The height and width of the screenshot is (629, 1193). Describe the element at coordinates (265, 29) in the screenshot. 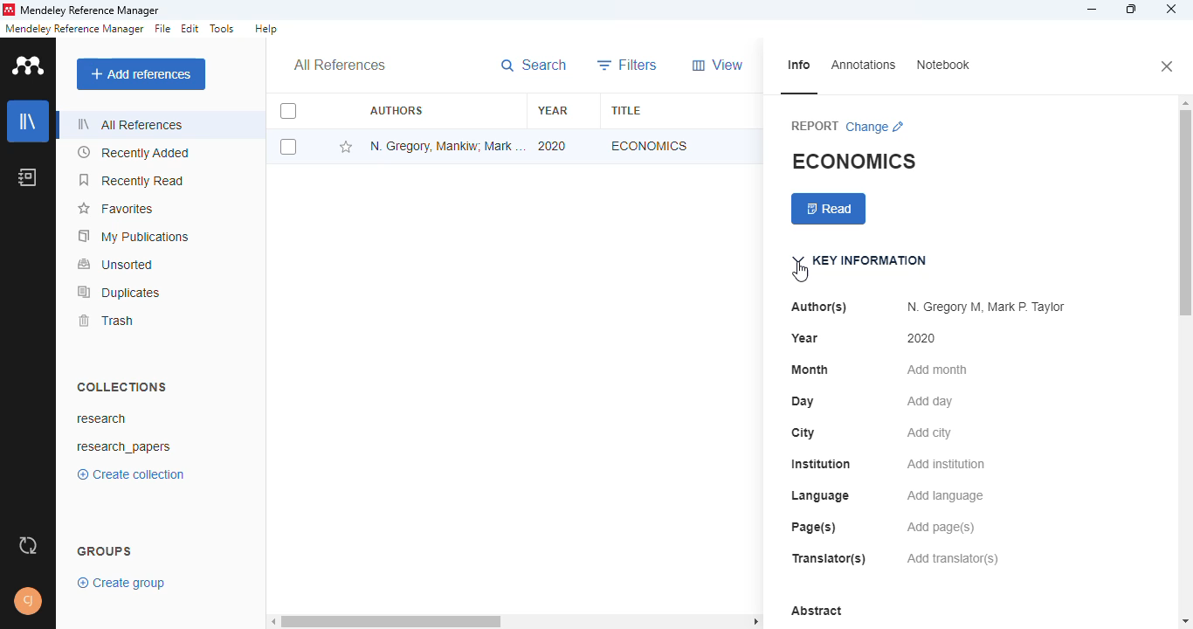

I see `help` at that location.